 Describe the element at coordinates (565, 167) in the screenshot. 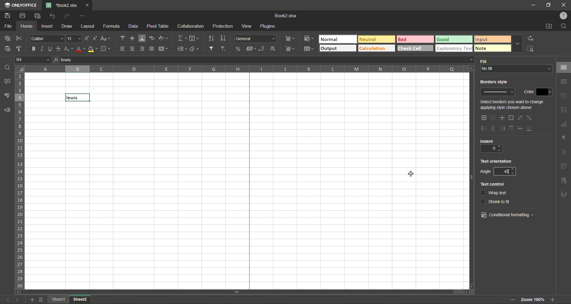

I see `pivot table` at that location.